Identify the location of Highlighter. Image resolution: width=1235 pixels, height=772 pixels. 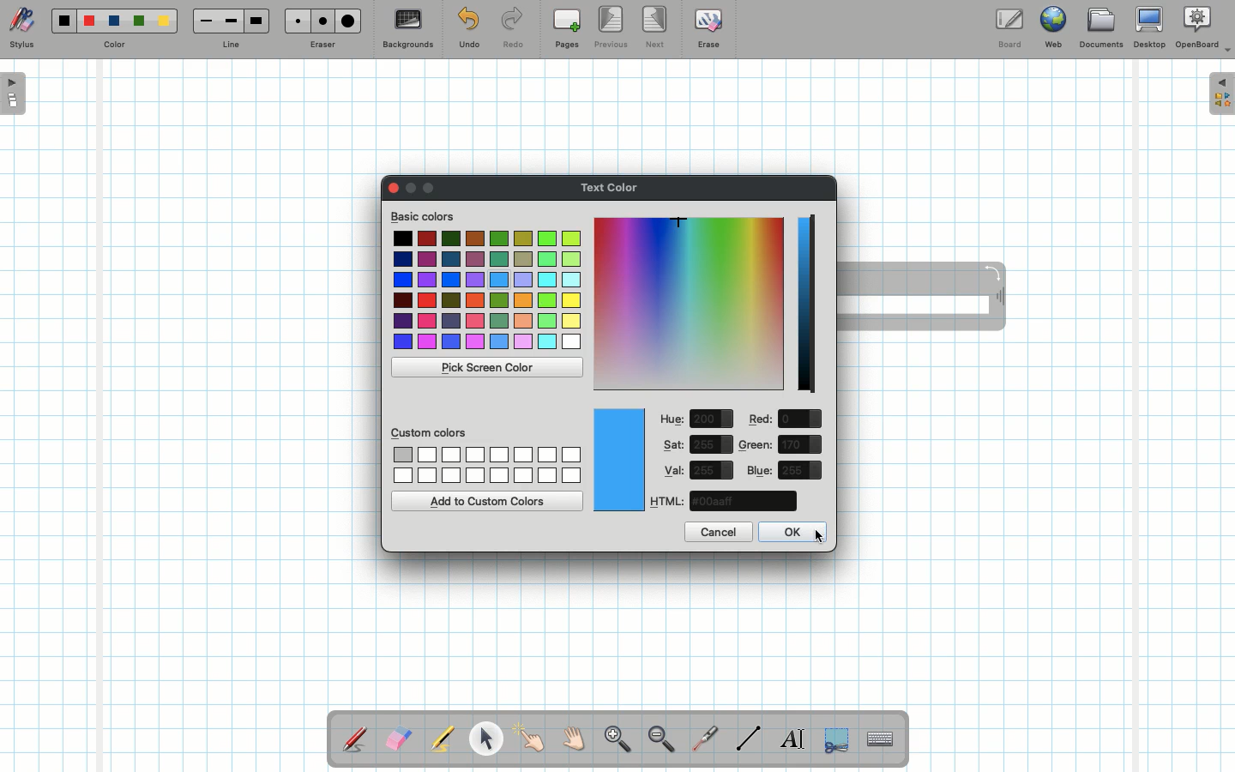
(441, 740).